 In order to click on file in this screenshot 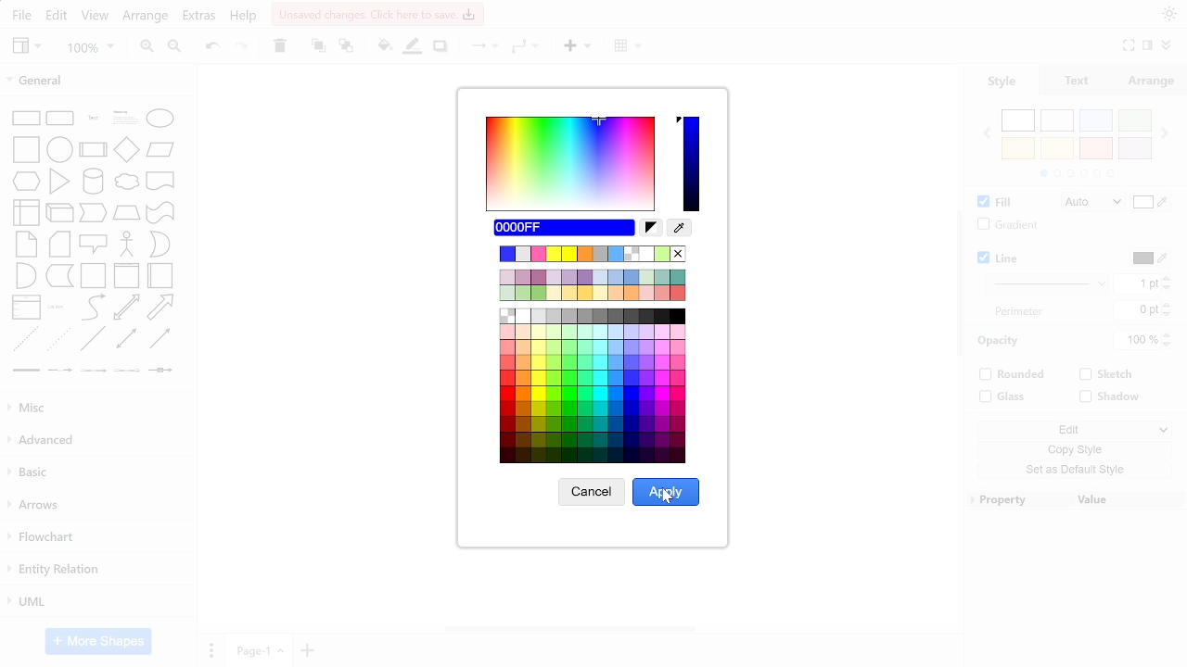, I will do `click(21, 17)`.